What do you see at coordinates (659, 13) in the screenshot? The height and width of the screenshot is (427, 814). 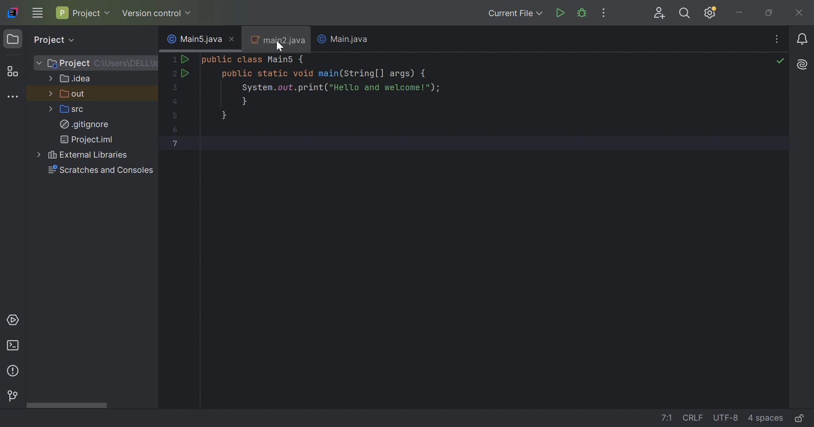 I see `Code With Me` at bounding box center [659, 13].